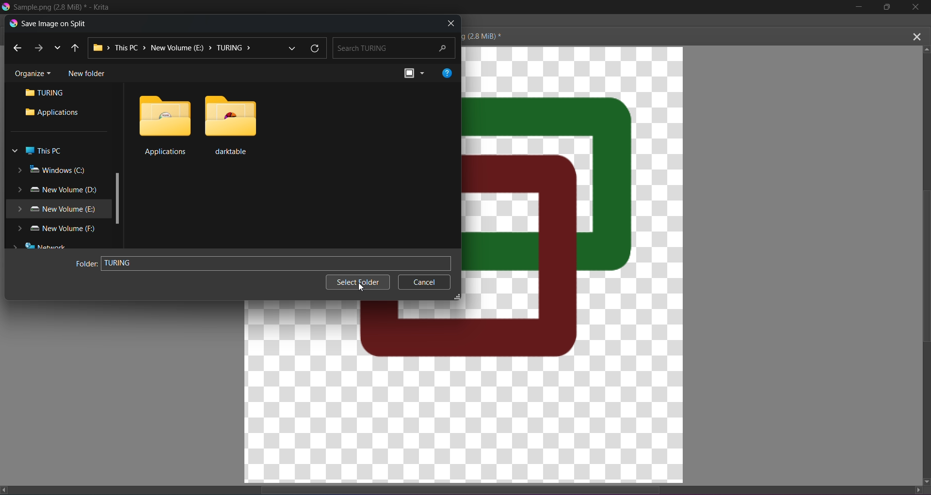 This screenshot has height=495, width=931. What do you see at coordinates (75, 47) in the screenshot?
I see `Back` at bounding box center [75, 47].